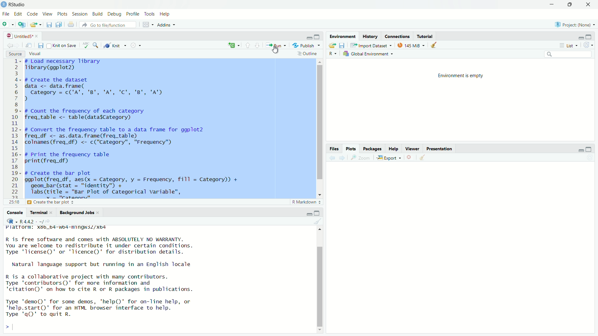  Describe the element at coordinates (588, 45) in the screenshot. I see `refresh` at that location.